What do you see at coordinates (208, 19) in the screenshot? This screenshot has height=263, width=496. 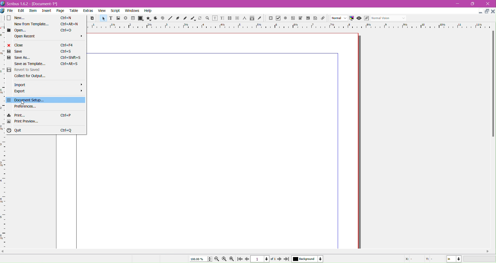 I see `zoom in or out` at bounding box center [208, 19].